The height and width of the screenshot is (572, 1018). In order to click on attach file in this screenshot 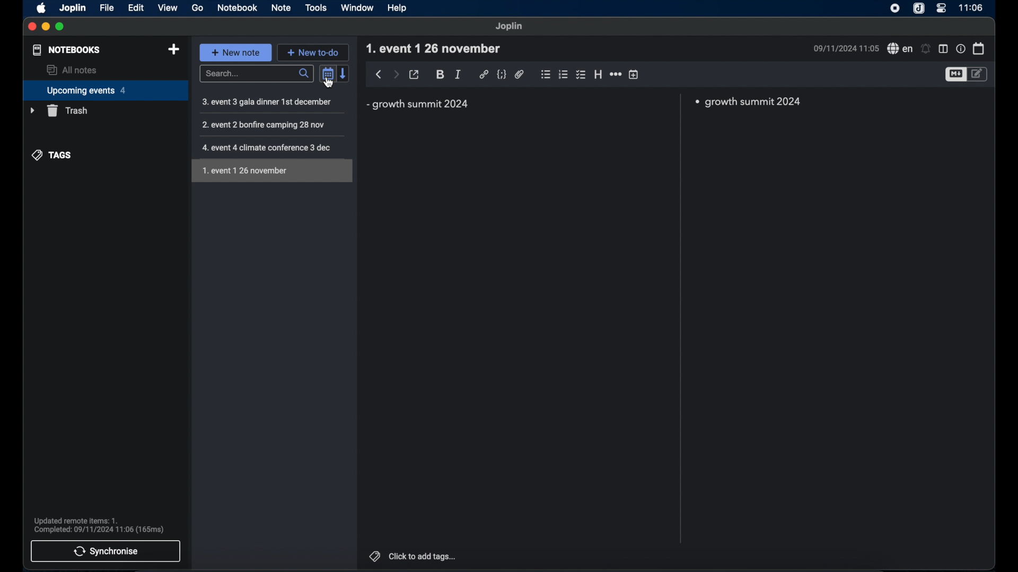, I will do `click(520, 75)`.